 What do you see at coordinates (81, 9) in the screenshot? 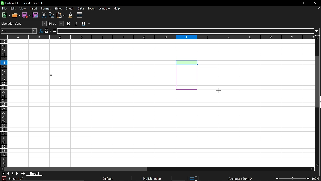
I see `Data` at bounding box center [81, 9].